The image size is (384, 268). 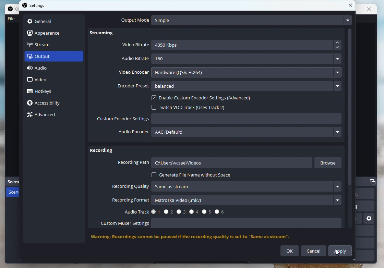 What do you see at coordinates (228, 187) in the screenshot?
I see `Recording quality` at bounding box center [228, 187].